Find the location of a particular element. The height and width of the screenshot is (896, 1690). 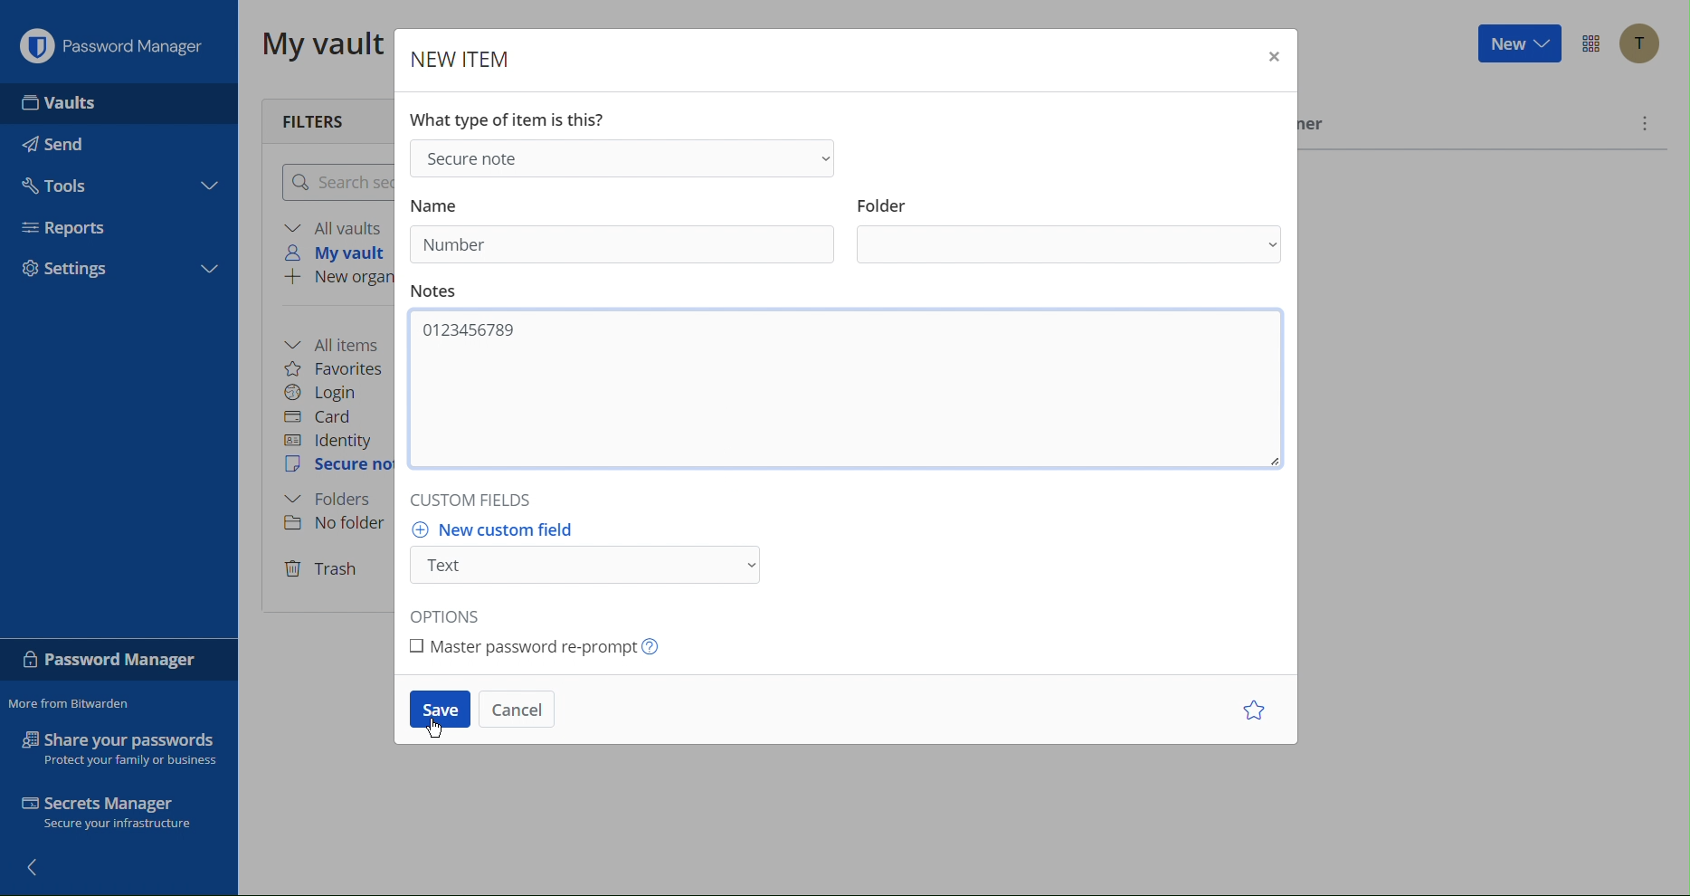

Master password re-prompt is located at coordinates (540, 646).